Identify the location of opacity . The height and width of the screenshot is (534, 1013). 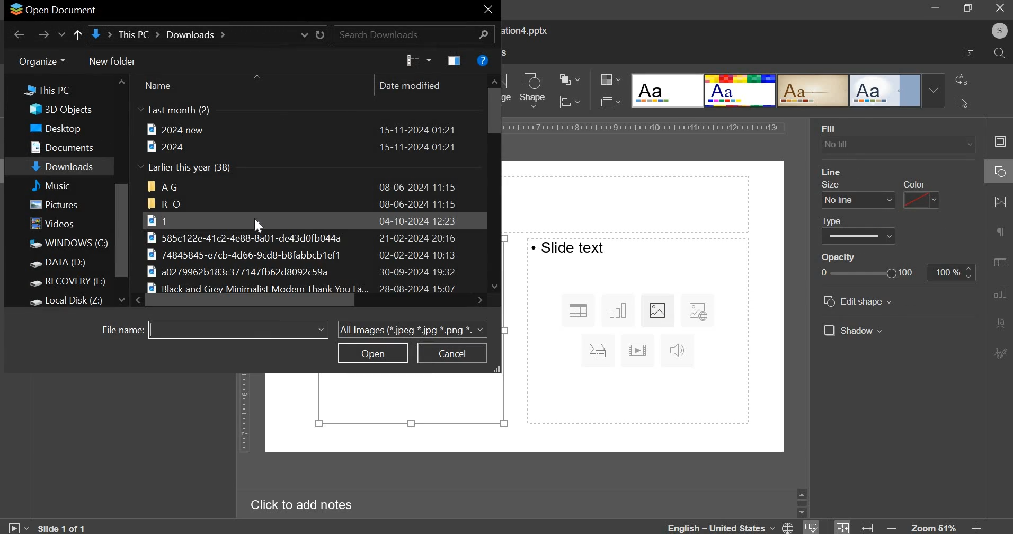
(950, 273).